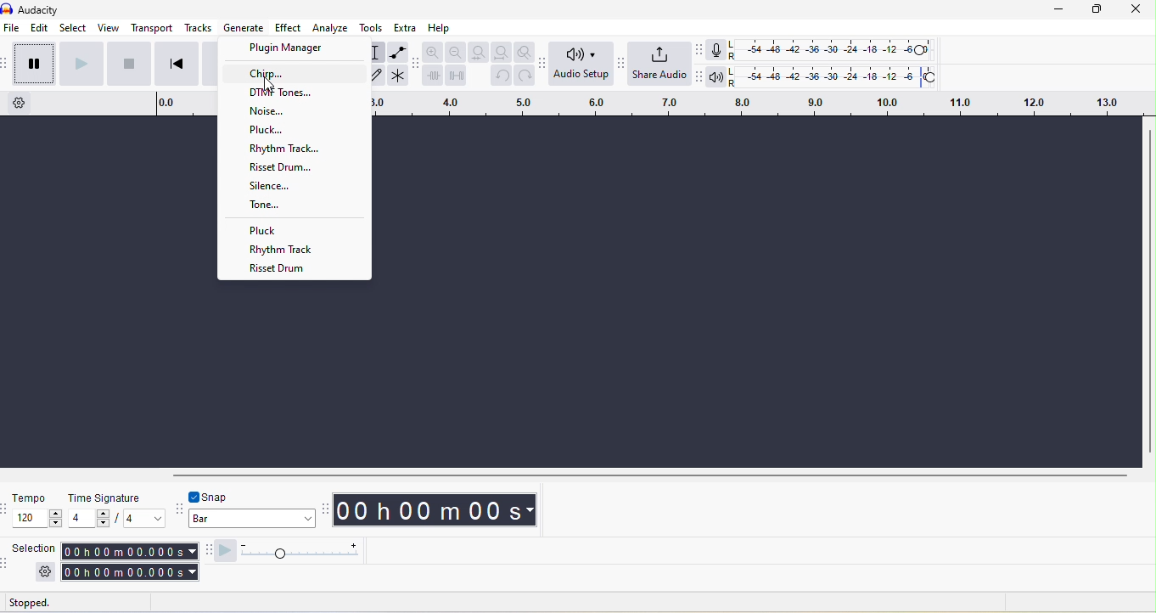 This screenshot has width=1156, height=613. Describe the element at coordinates (33, 548) in the screenshot. I see `selection` at that location.